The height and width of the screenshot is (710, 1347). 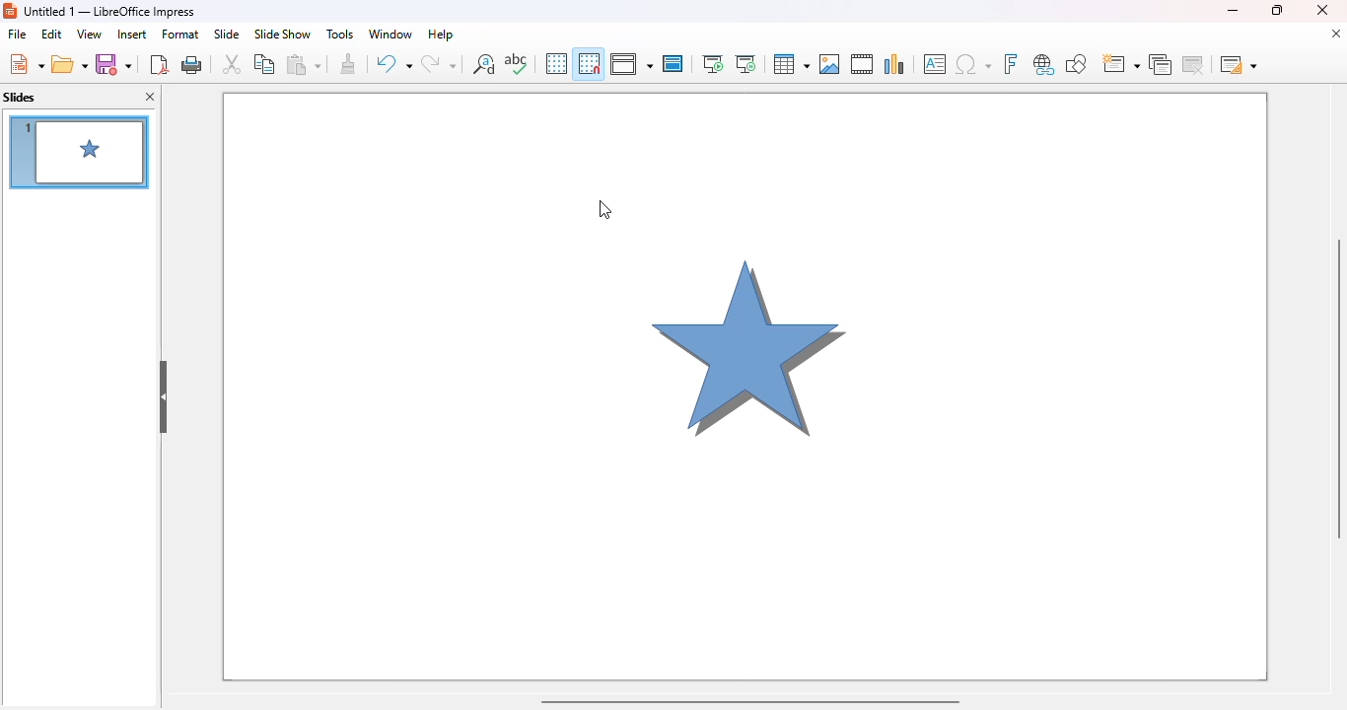 What do you see at coordinates (18, 34) in the screenshot?
I see `file` at bounding box center [18, 34].